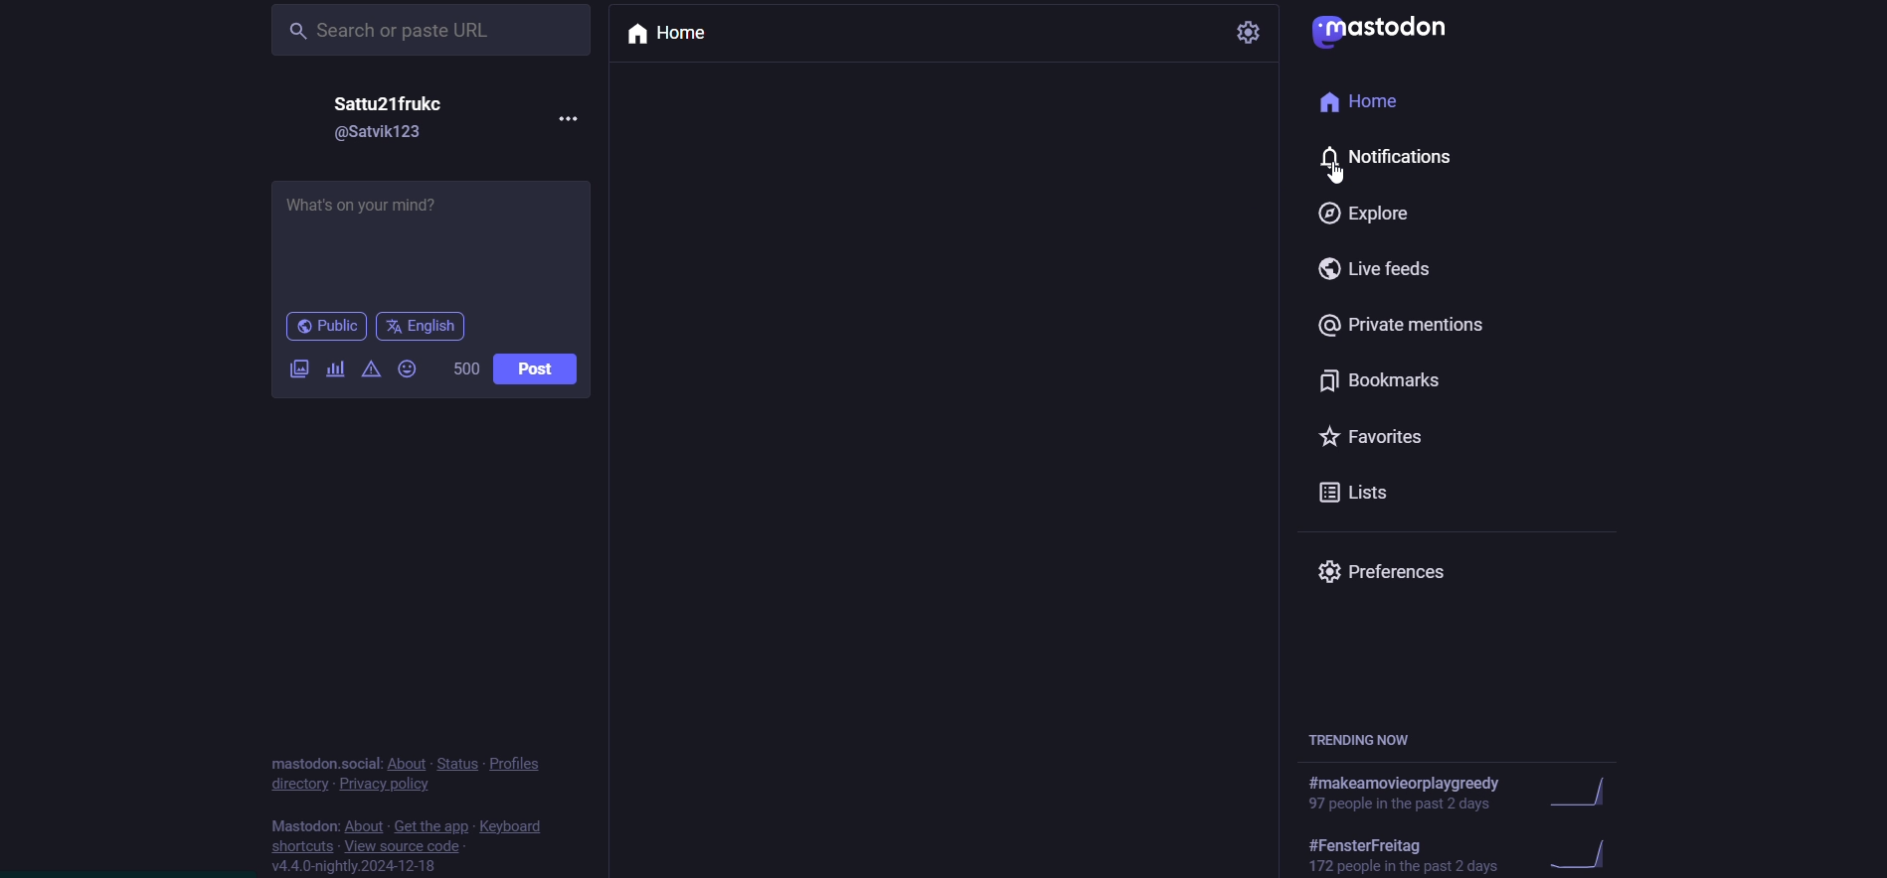  What do you see at coordinates (403, 848) in the screenshot?
I see `view source code` at bounding box center [403, 848].